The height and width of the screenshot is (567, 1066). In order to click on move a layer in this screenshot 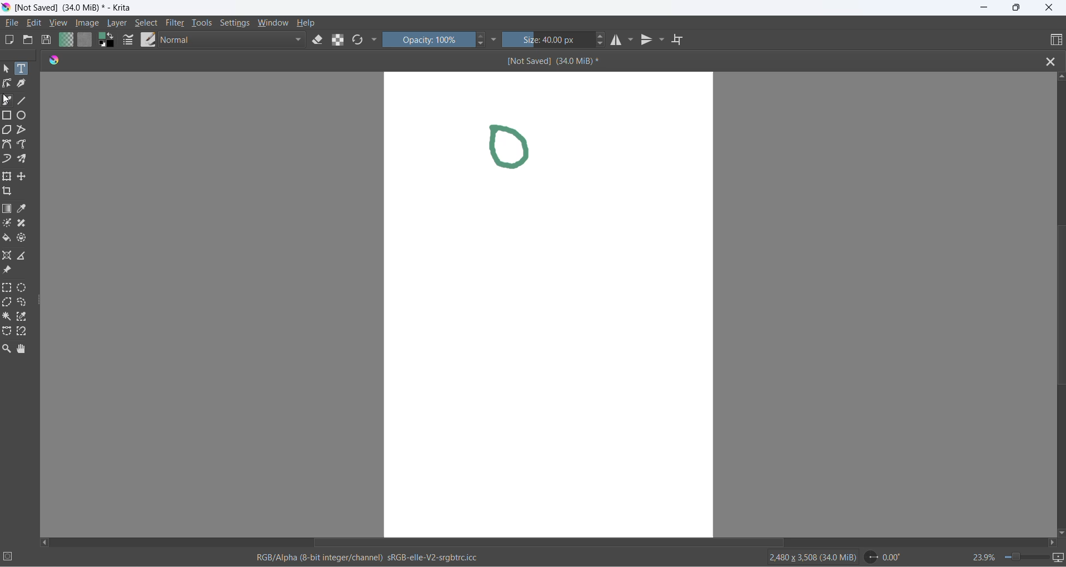, I will do `click(25, 175)`.